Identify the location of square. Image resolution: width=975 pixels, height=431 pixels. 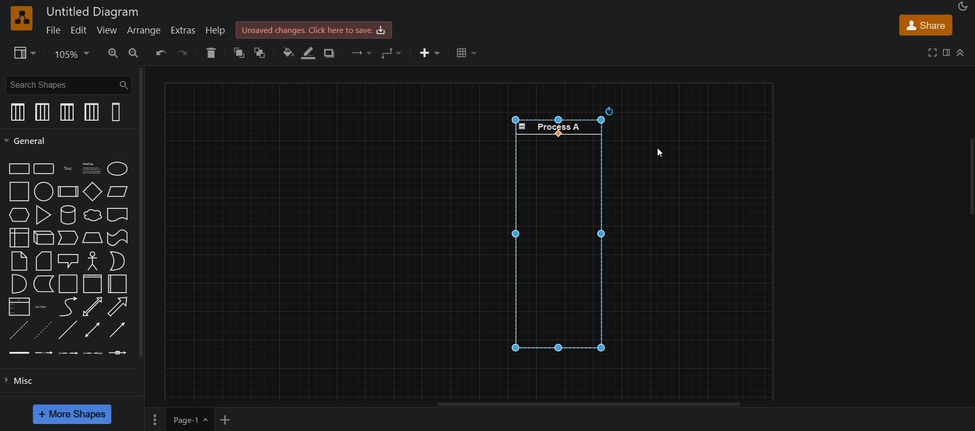
(17, 192).